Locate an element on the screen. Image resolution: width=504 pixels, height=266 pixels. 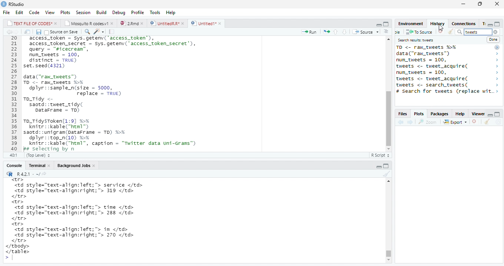
Teominal is located at coordinates (39, 164).